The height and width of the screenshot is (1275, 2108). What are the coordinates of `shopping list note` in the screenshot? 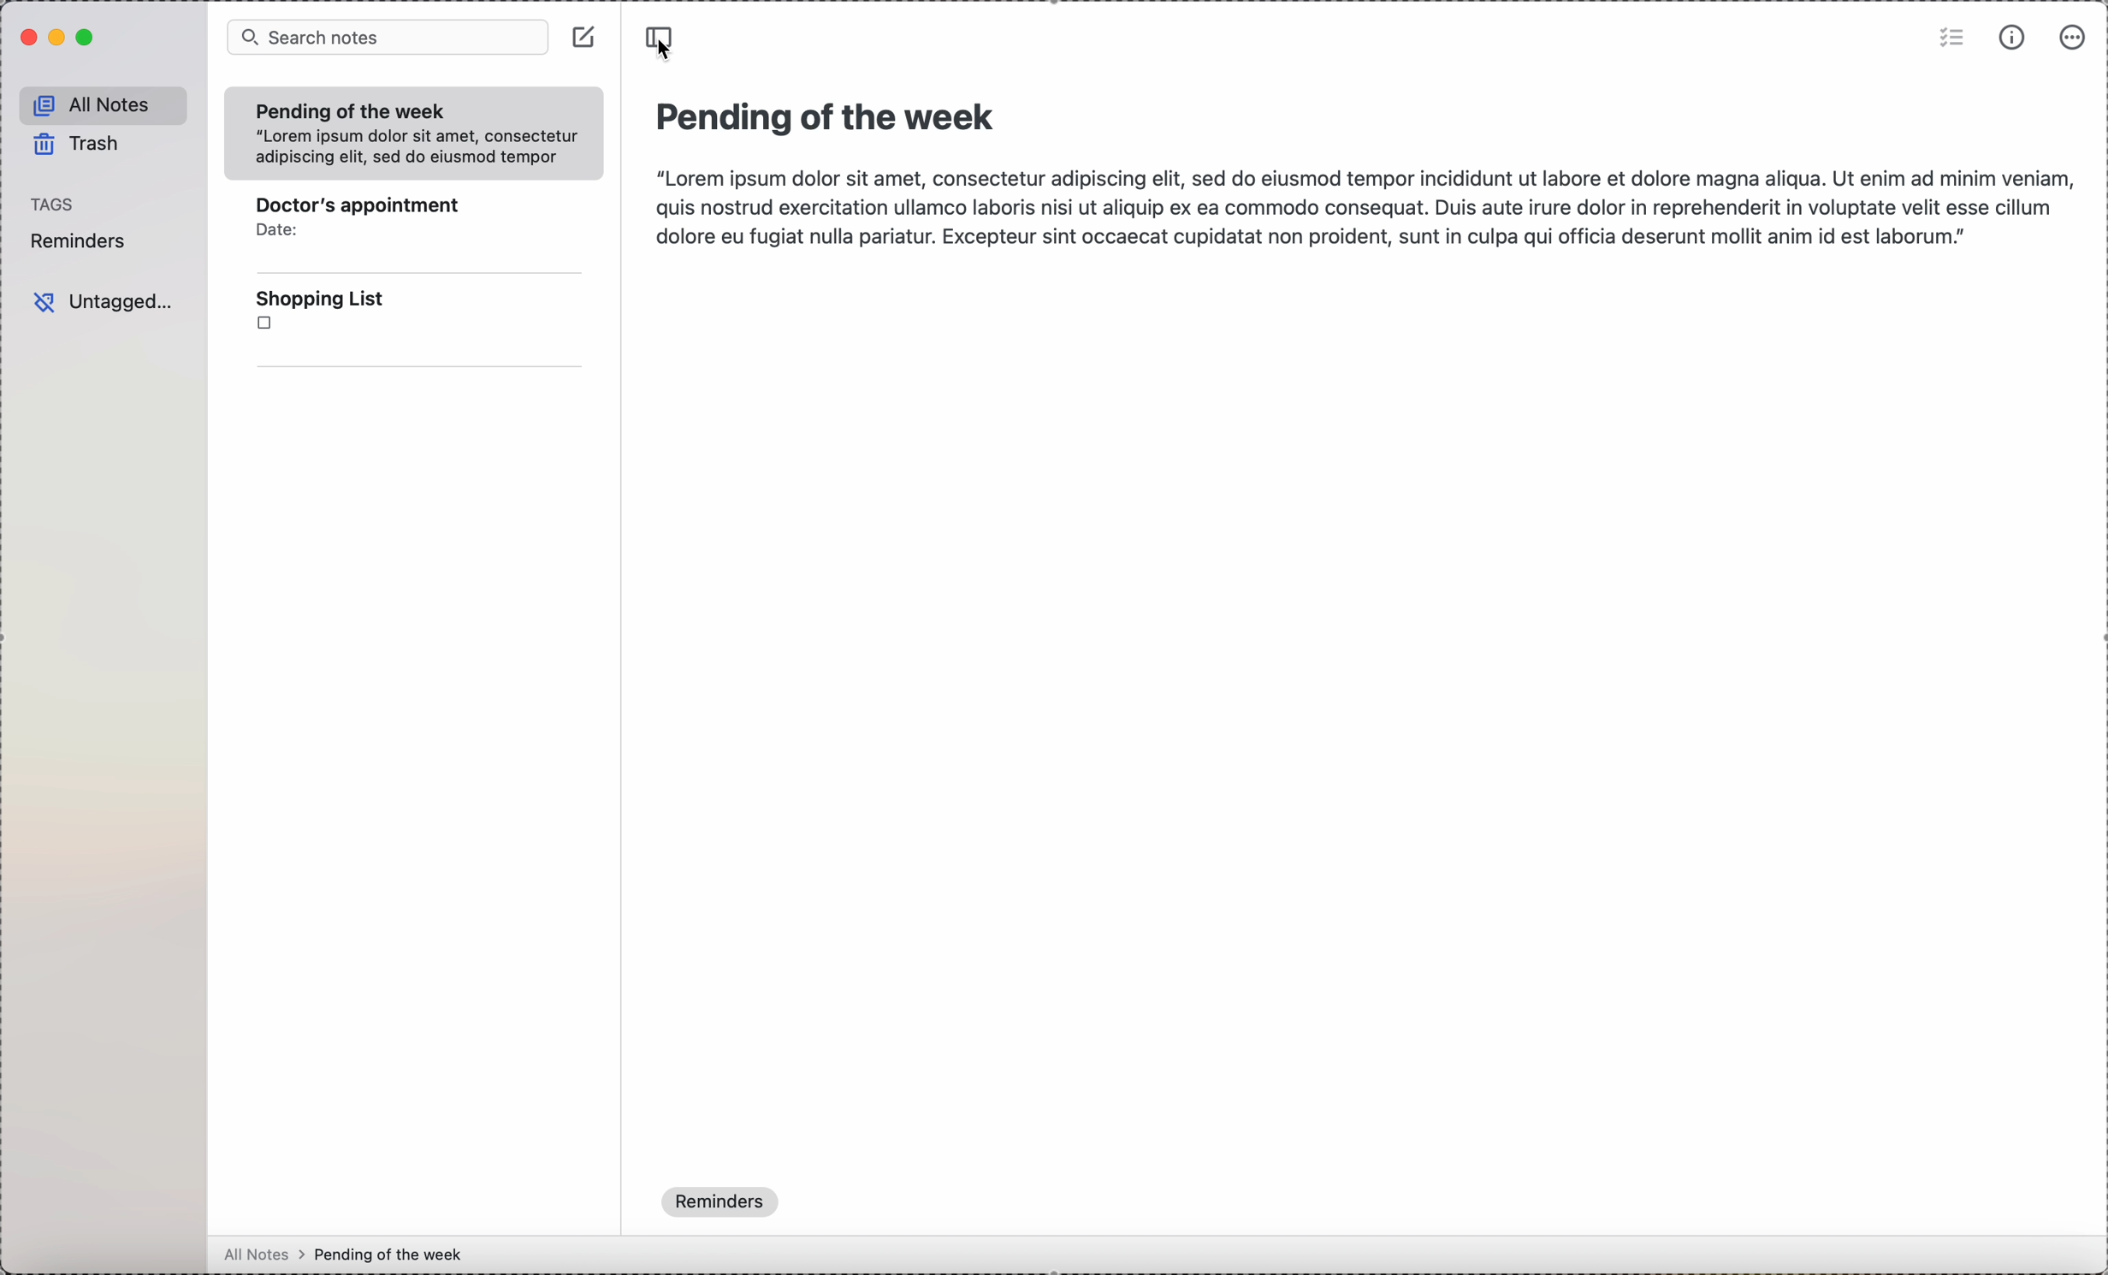 It's located at (370, 320).